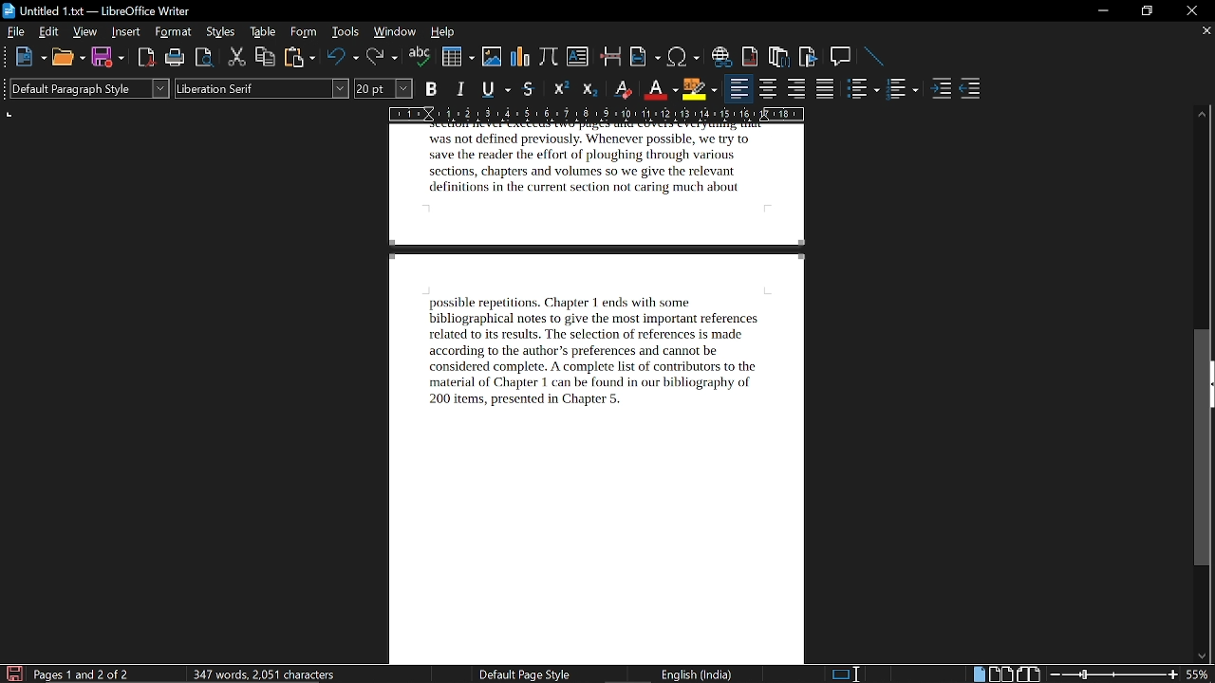 This screenshot has height=683, width=1215. Describe the element at coordinates (659, 88) in the screenshot. I see `font color` at that location.